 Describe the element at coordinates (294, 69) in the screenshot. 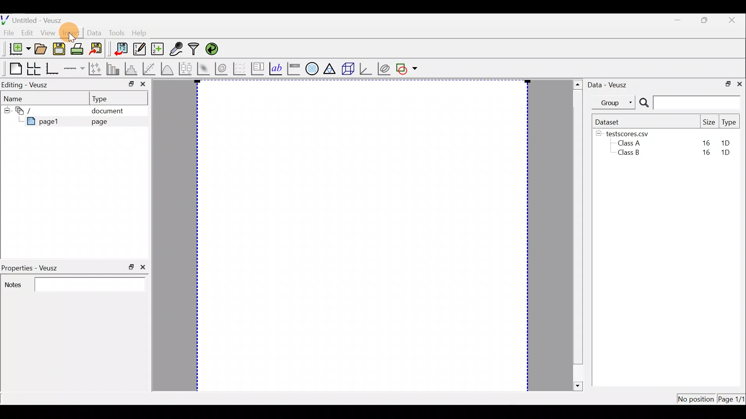

I see `Image color bar` at that location.